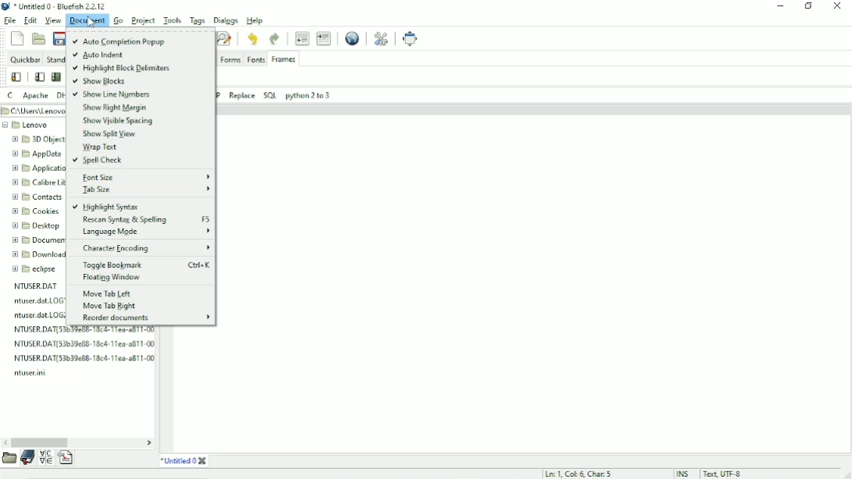  I want to click on Undo, so click(254, 39).